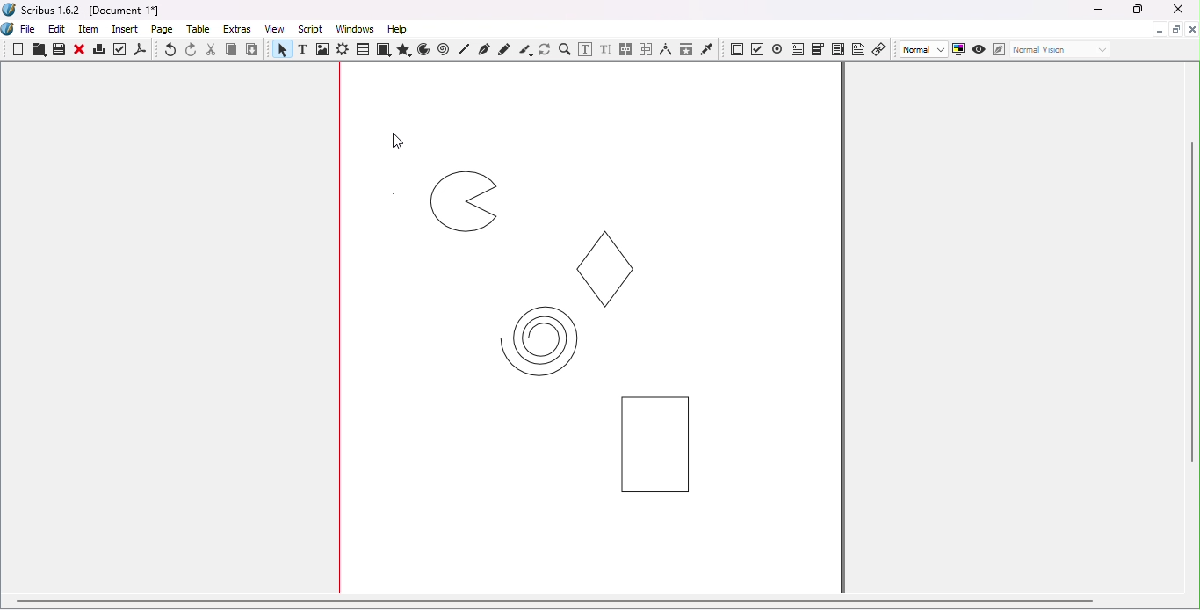 This screenshot has width=1200, height=610. I want to click on Text frame, so click(306, 51).